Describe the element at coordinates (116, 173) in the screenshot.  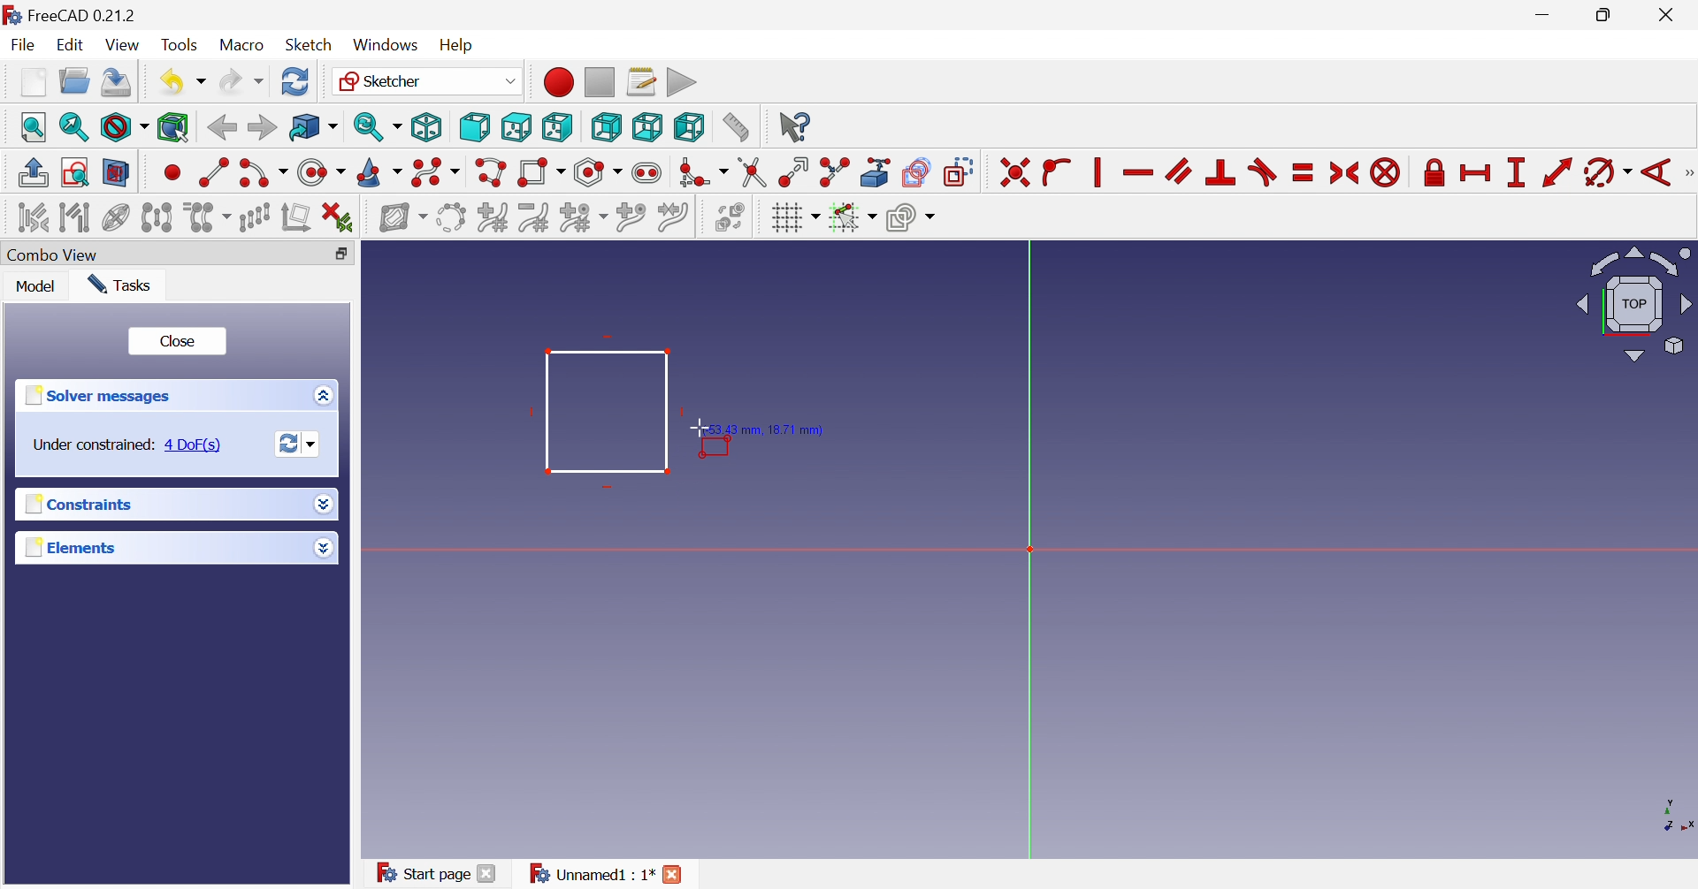
I see `View section` at that location.